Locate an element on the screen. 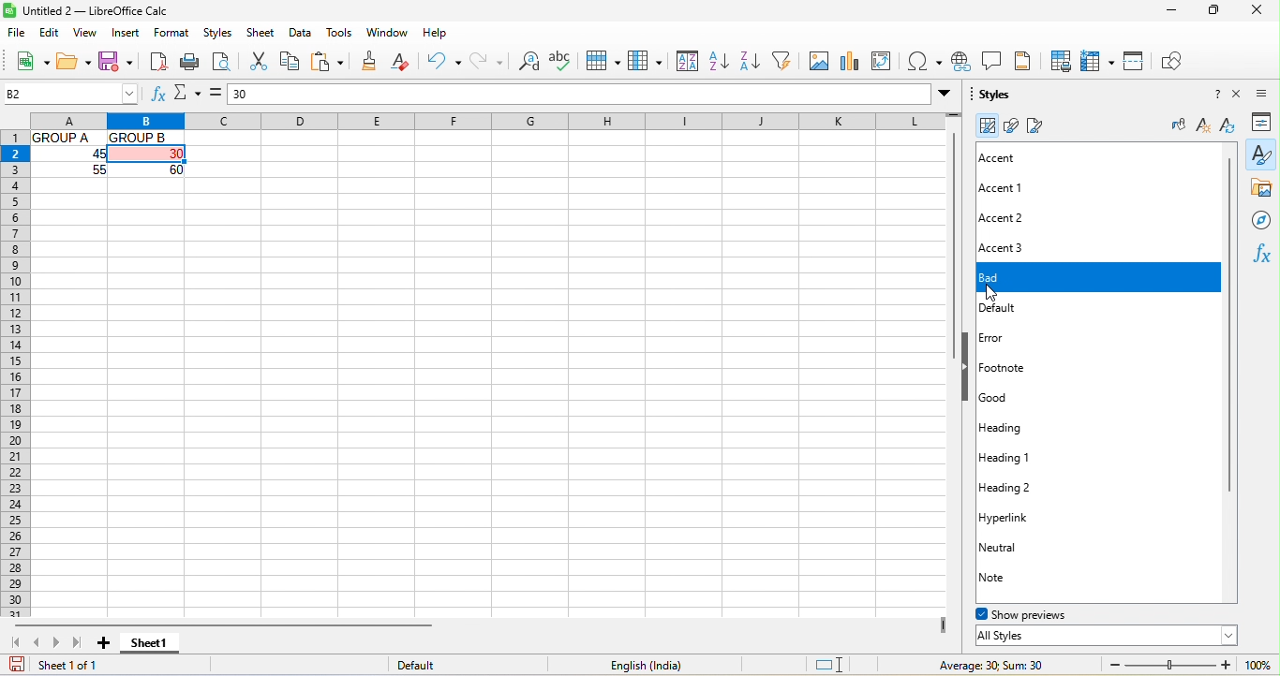 The width and height of the screenshot is (1280, 676). 55 is located at coordinates (93, 171).